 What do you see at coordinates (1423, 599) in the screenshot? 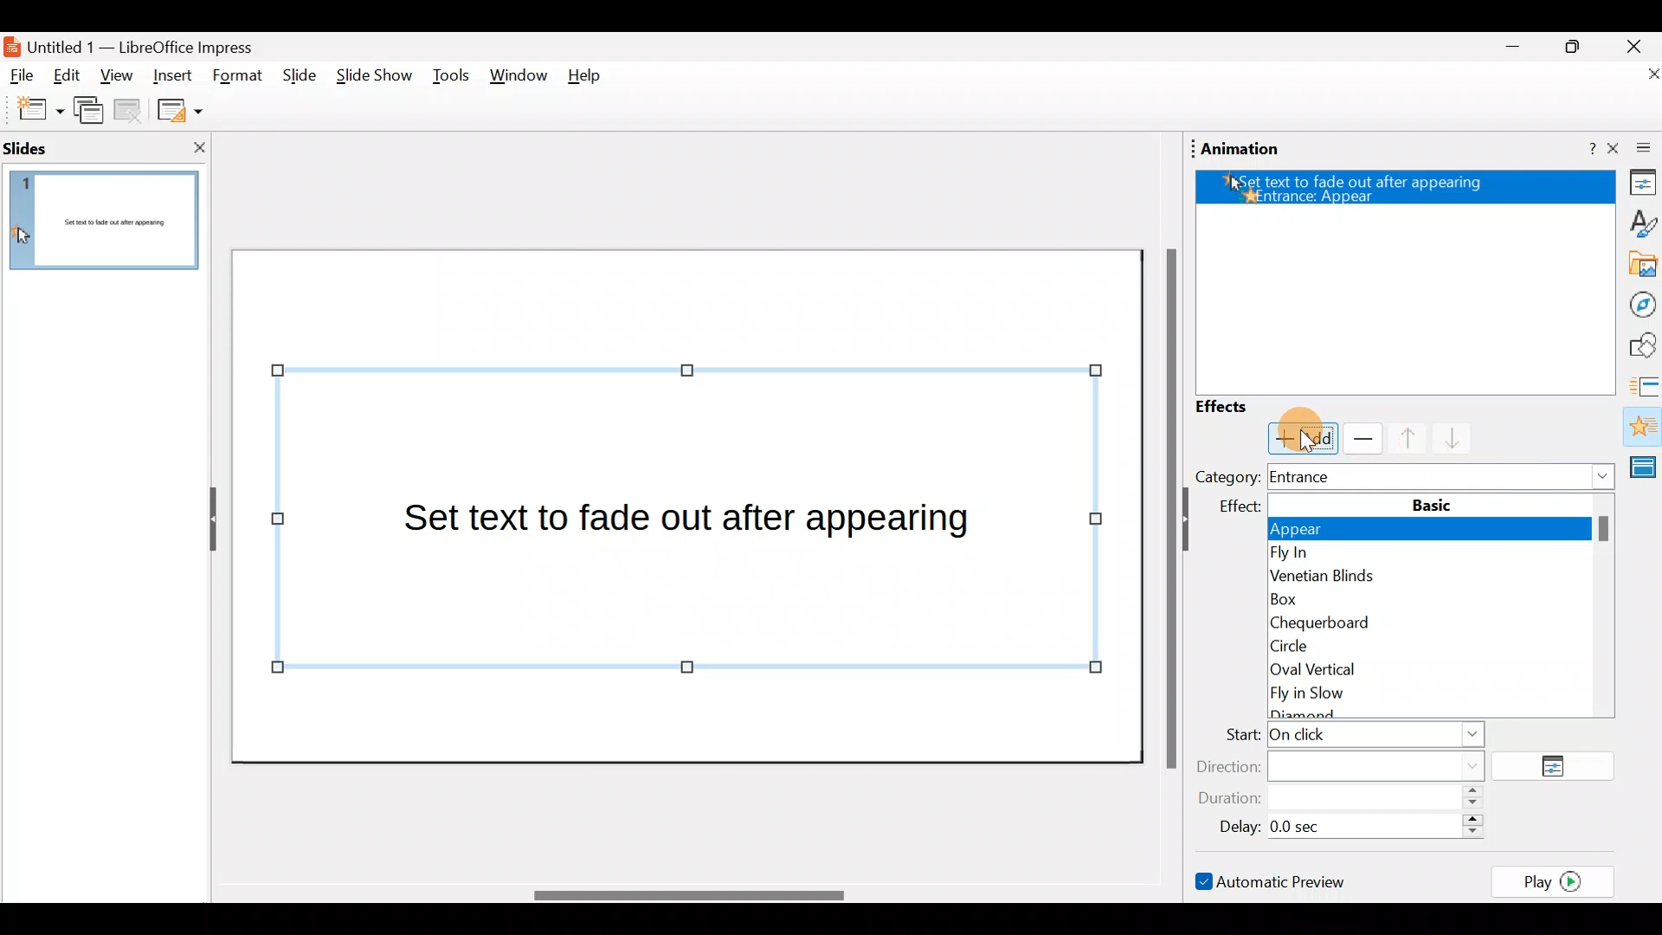
I see `Box` at bounding box center [1423, 599].